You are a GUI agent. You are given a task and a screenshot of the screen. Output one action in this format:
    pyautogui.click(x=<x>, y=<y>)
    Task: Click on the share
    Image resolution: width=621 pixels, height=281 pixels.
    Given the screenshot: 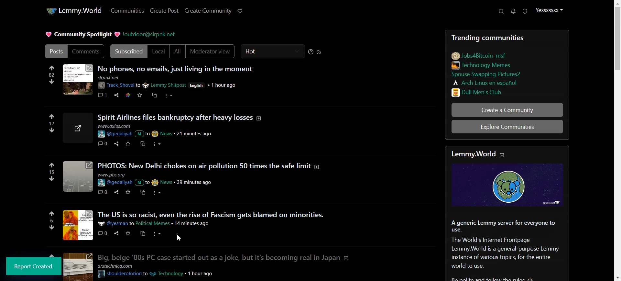 What is the action you would take?
    pyautogui.click(x=115, y=192)
    